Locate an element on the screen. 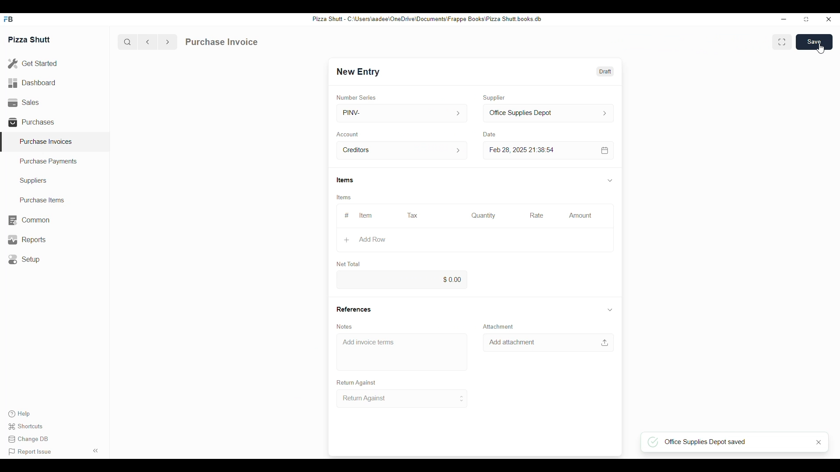 Image resolution: width=840 pixels, height=472 pixels. Amount is located at coordinates (580, 215).